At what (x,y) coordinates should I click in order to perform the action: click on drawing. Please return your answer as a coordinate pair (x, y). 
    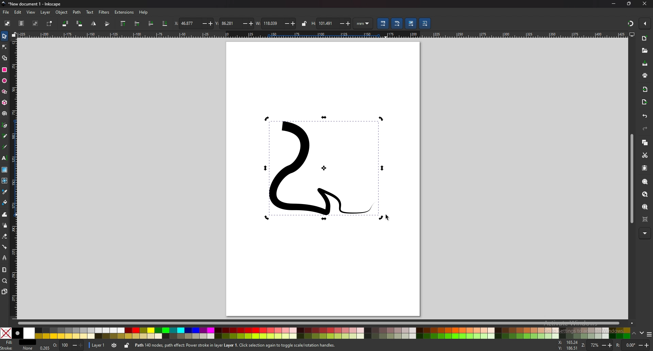
    Looking at the image, I should click on (325, 170).